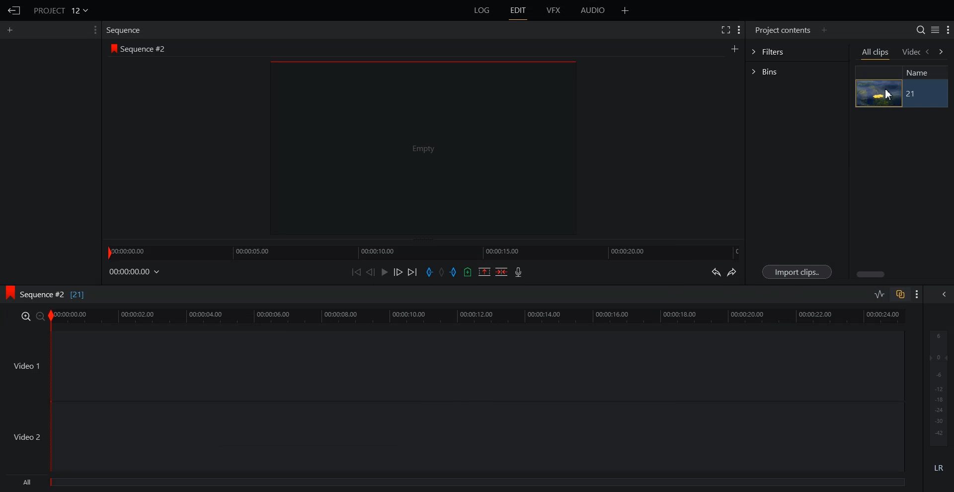  What do you see at coordinates (424, 251) in the screenshot?
I see `Slider` at bounding box center [424, 251].